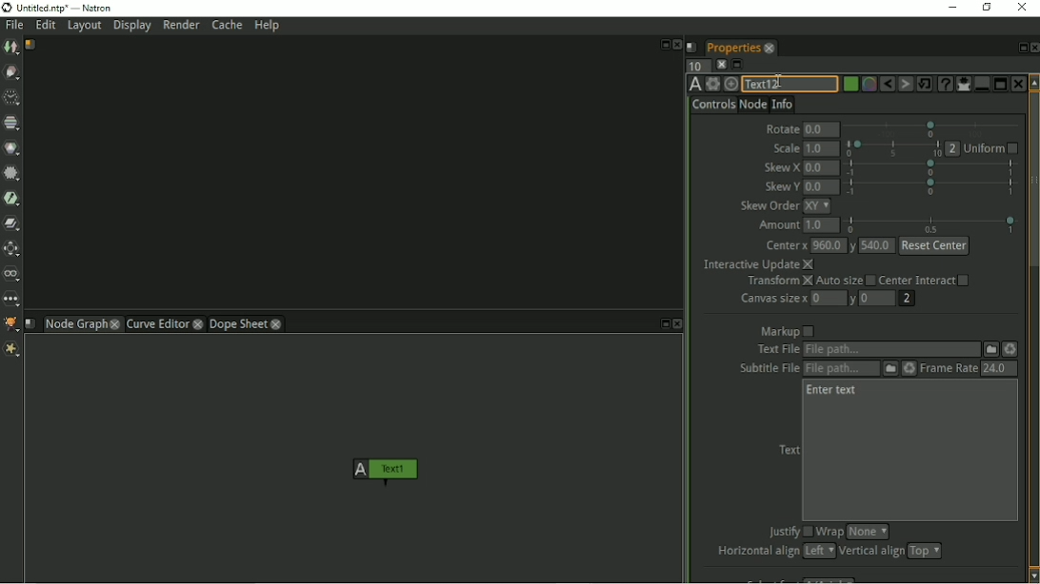 The width and height of the screenshot is (1040, 584). Describe the element at coordinates (933, 186) in the screenshot. I see `selection bar` at that location.